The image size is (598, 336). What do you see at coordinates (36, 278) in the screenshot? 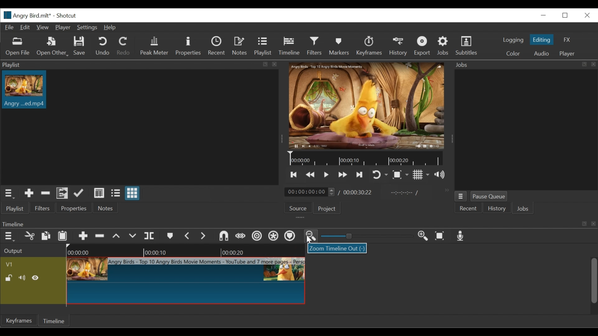
I see `Hide` at bounding box center [36, 278].